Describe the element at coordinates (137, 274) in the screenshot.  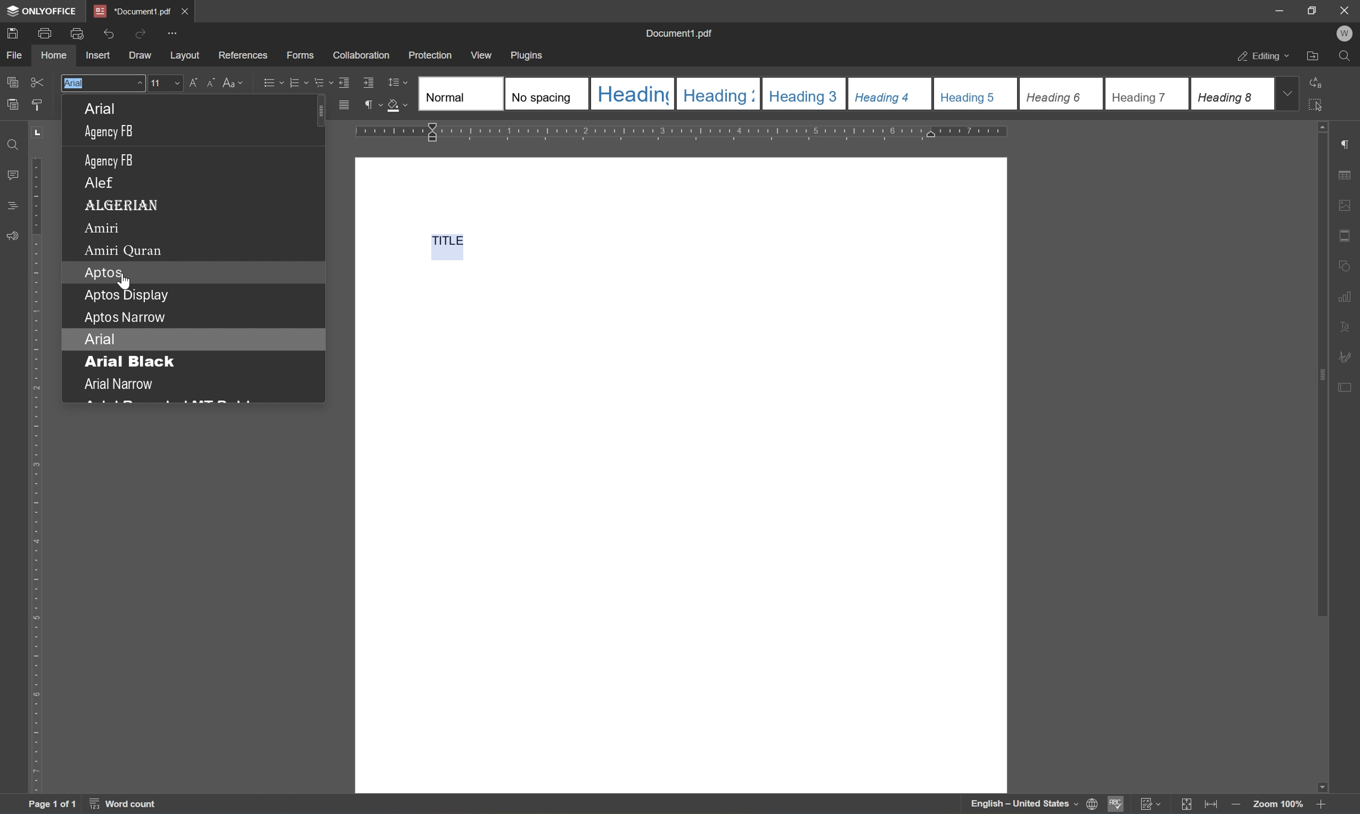
I see `Aptos` at that location.